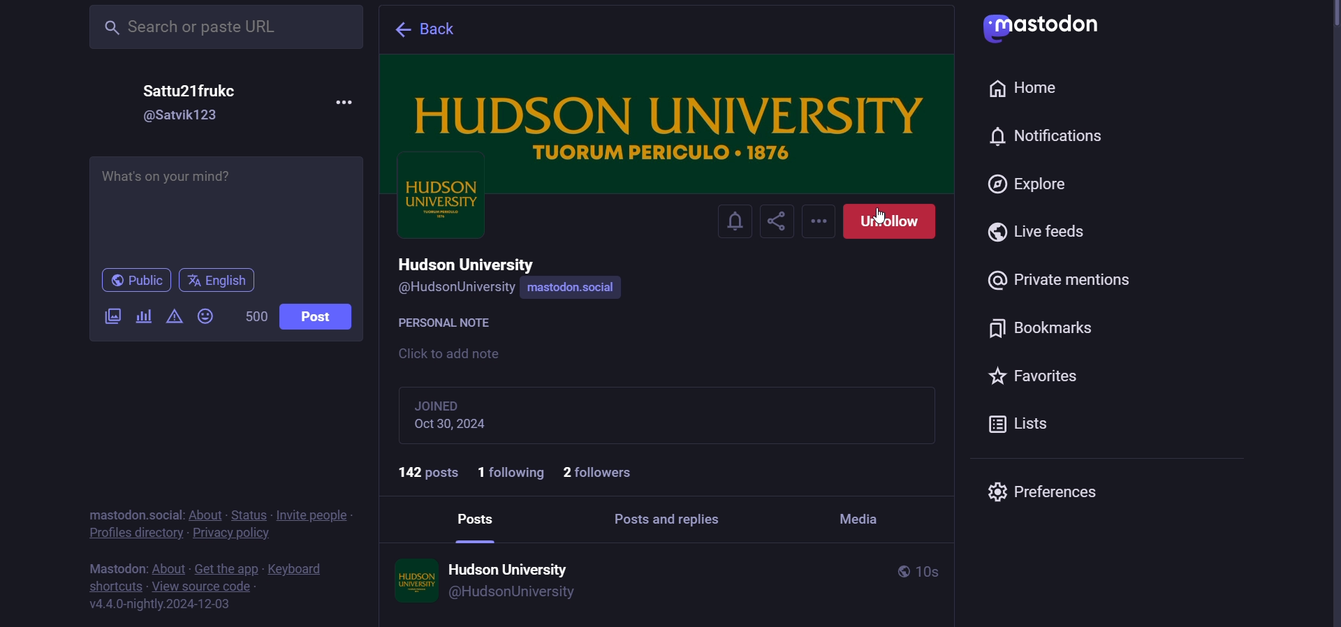 Image resolution: width=1341 pixels, height=627 pixels. Describe the element at coordinates (478, 414) in the screenshot. I see `JOINED Oct 30, 2024` at that location.